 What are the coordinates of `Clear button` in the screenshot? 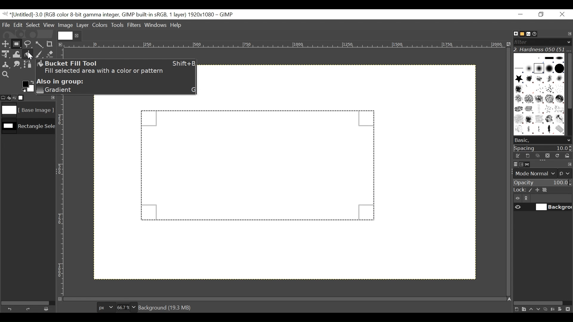 It's located at (48, 309).